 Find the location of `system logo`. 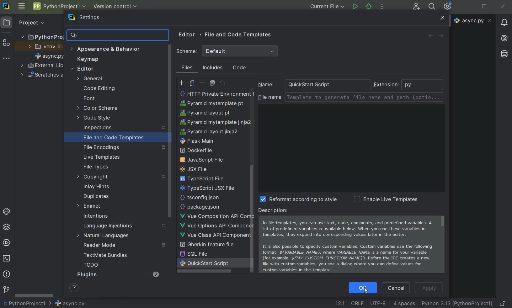

system logo is located at coordinates (6, 7).